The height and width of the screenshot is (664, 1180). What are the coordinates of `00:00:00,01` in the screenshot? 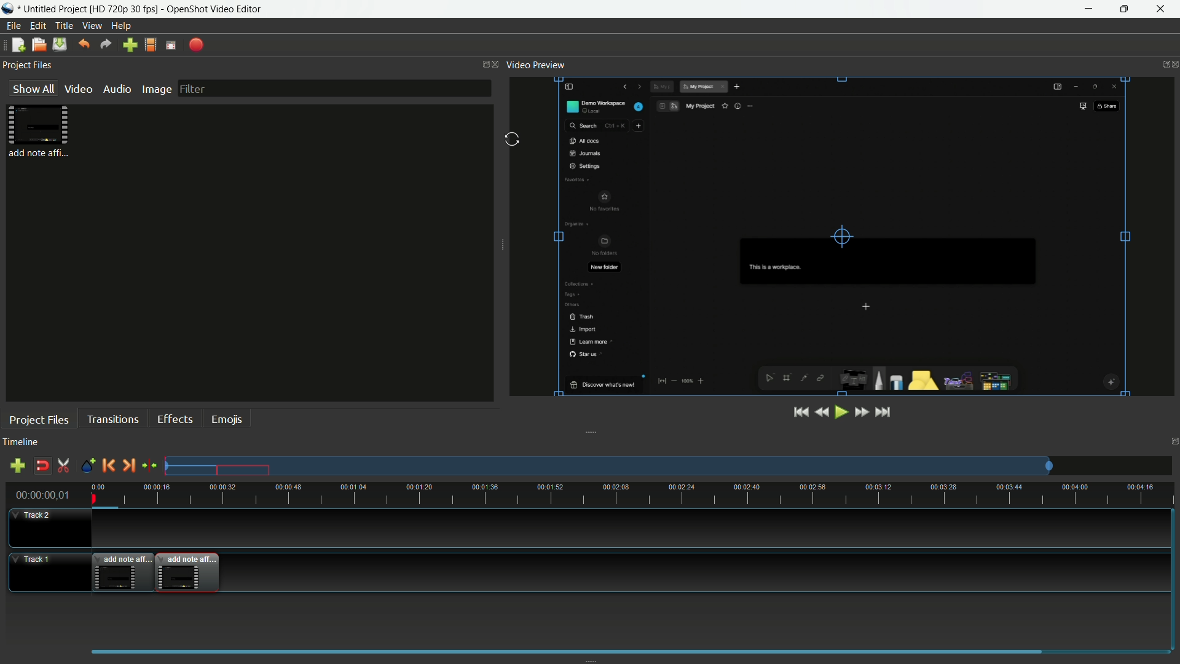 It's located at (43, 494).